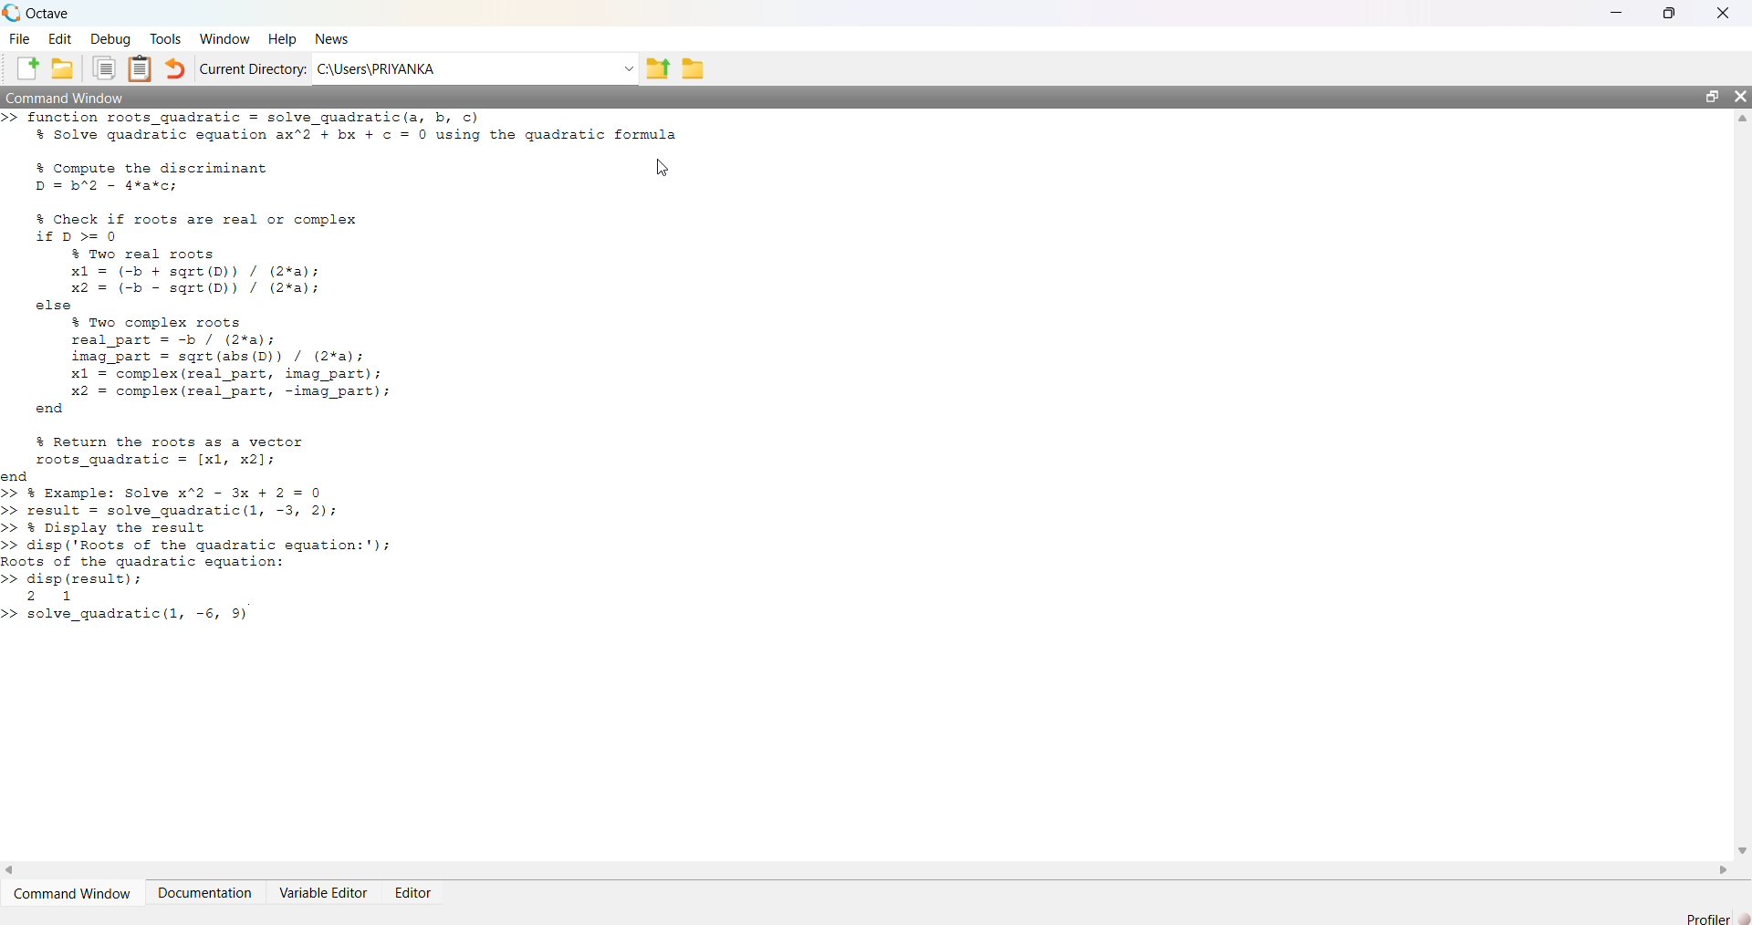 The image size is (1752, 925). Describe the element at coordinates (692, 68) in the screenshot. I see `Browse directories` at that location.